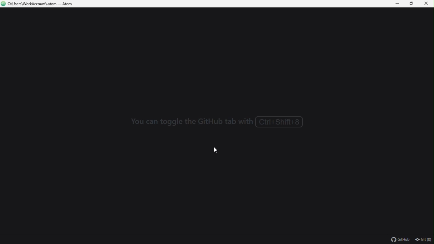 The height and width of the screenshot is (244, 434). What do you see at coordinates (424, 240) in the screenshot?
I see `git` at bounding box center [424, 240].